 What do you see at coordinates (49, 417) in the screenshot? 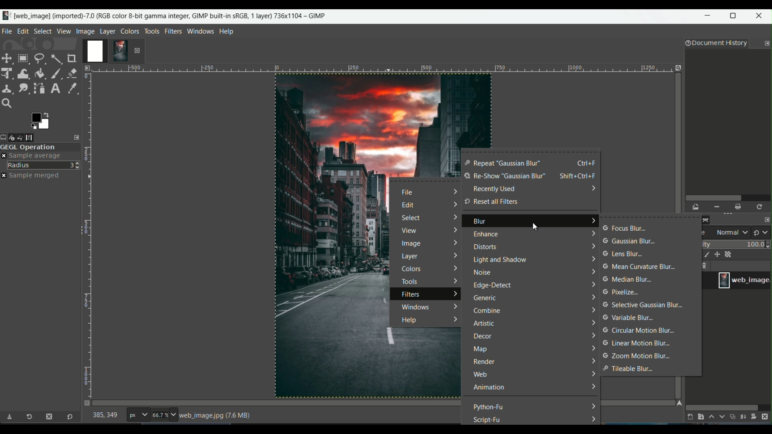
I see `delete tool preset` at bounding box center [49, 417].